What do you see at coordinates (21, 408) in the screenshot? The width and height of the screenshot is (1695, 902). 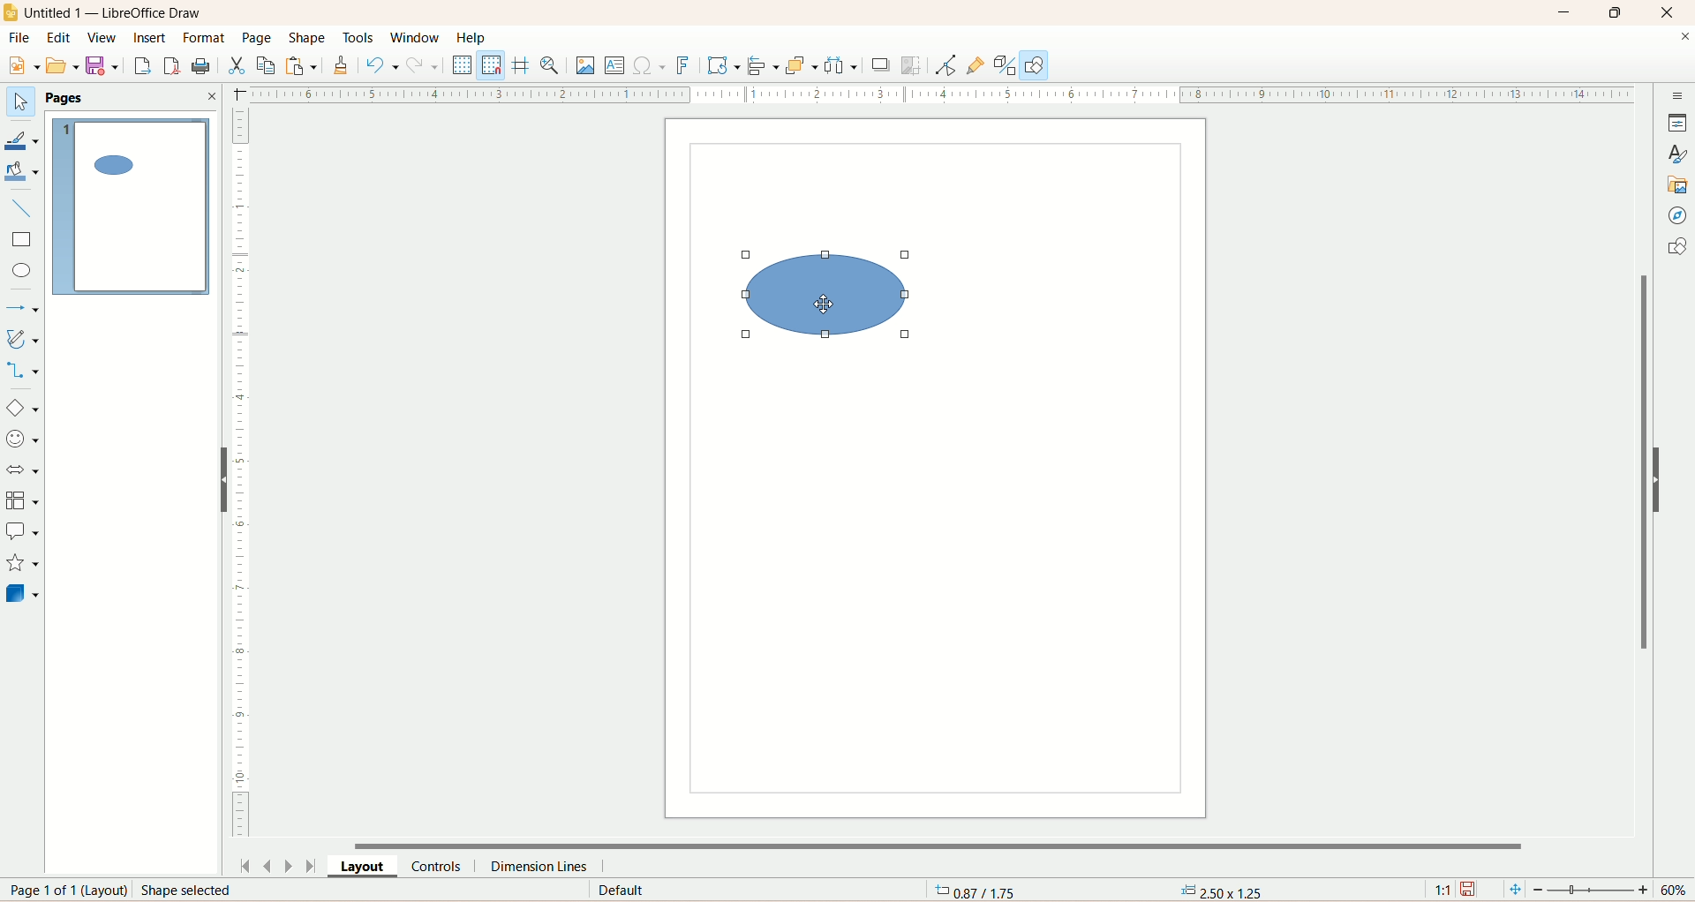 I see `basic shapes` at bounding box center [21, 408].